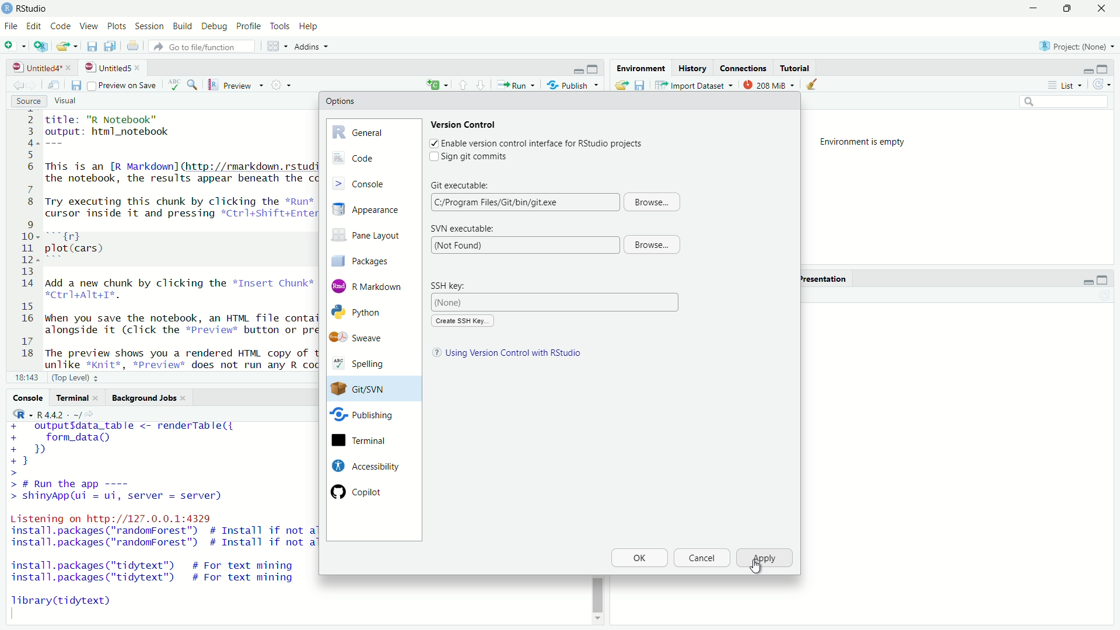 This screenshot has width=1120, height=630. Describe the element at coordinates (34, 27) in the screenshot. I see `Edit` at that location.